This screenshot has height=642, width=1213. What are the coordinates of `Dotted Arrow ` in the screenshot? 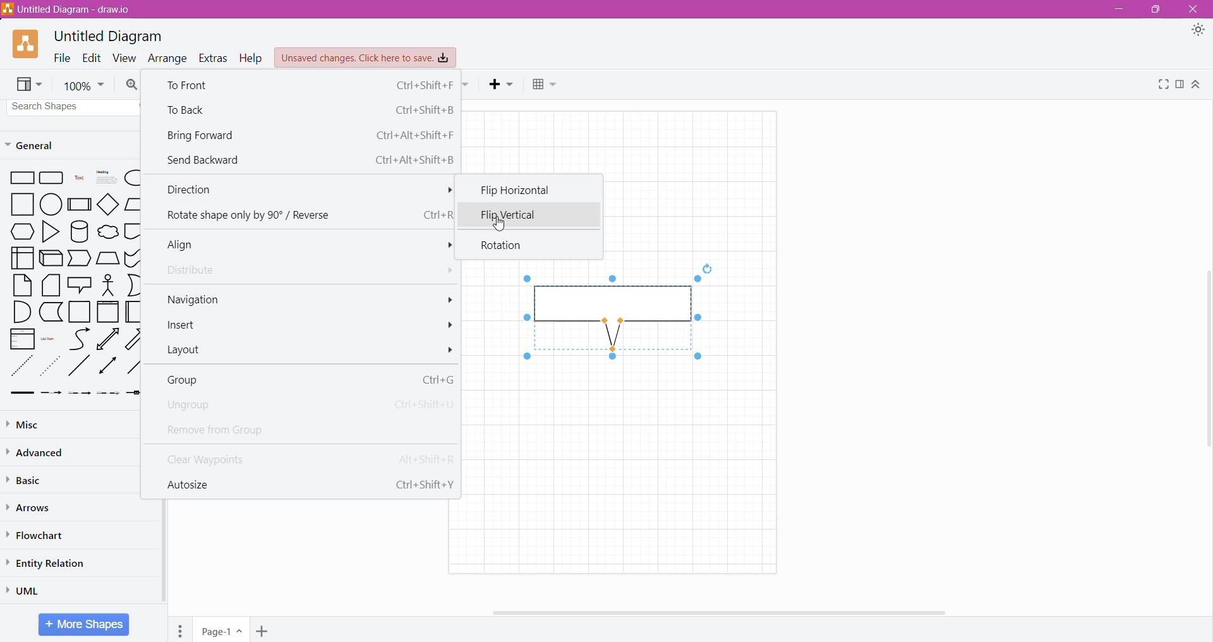 It's located at (52, 366).